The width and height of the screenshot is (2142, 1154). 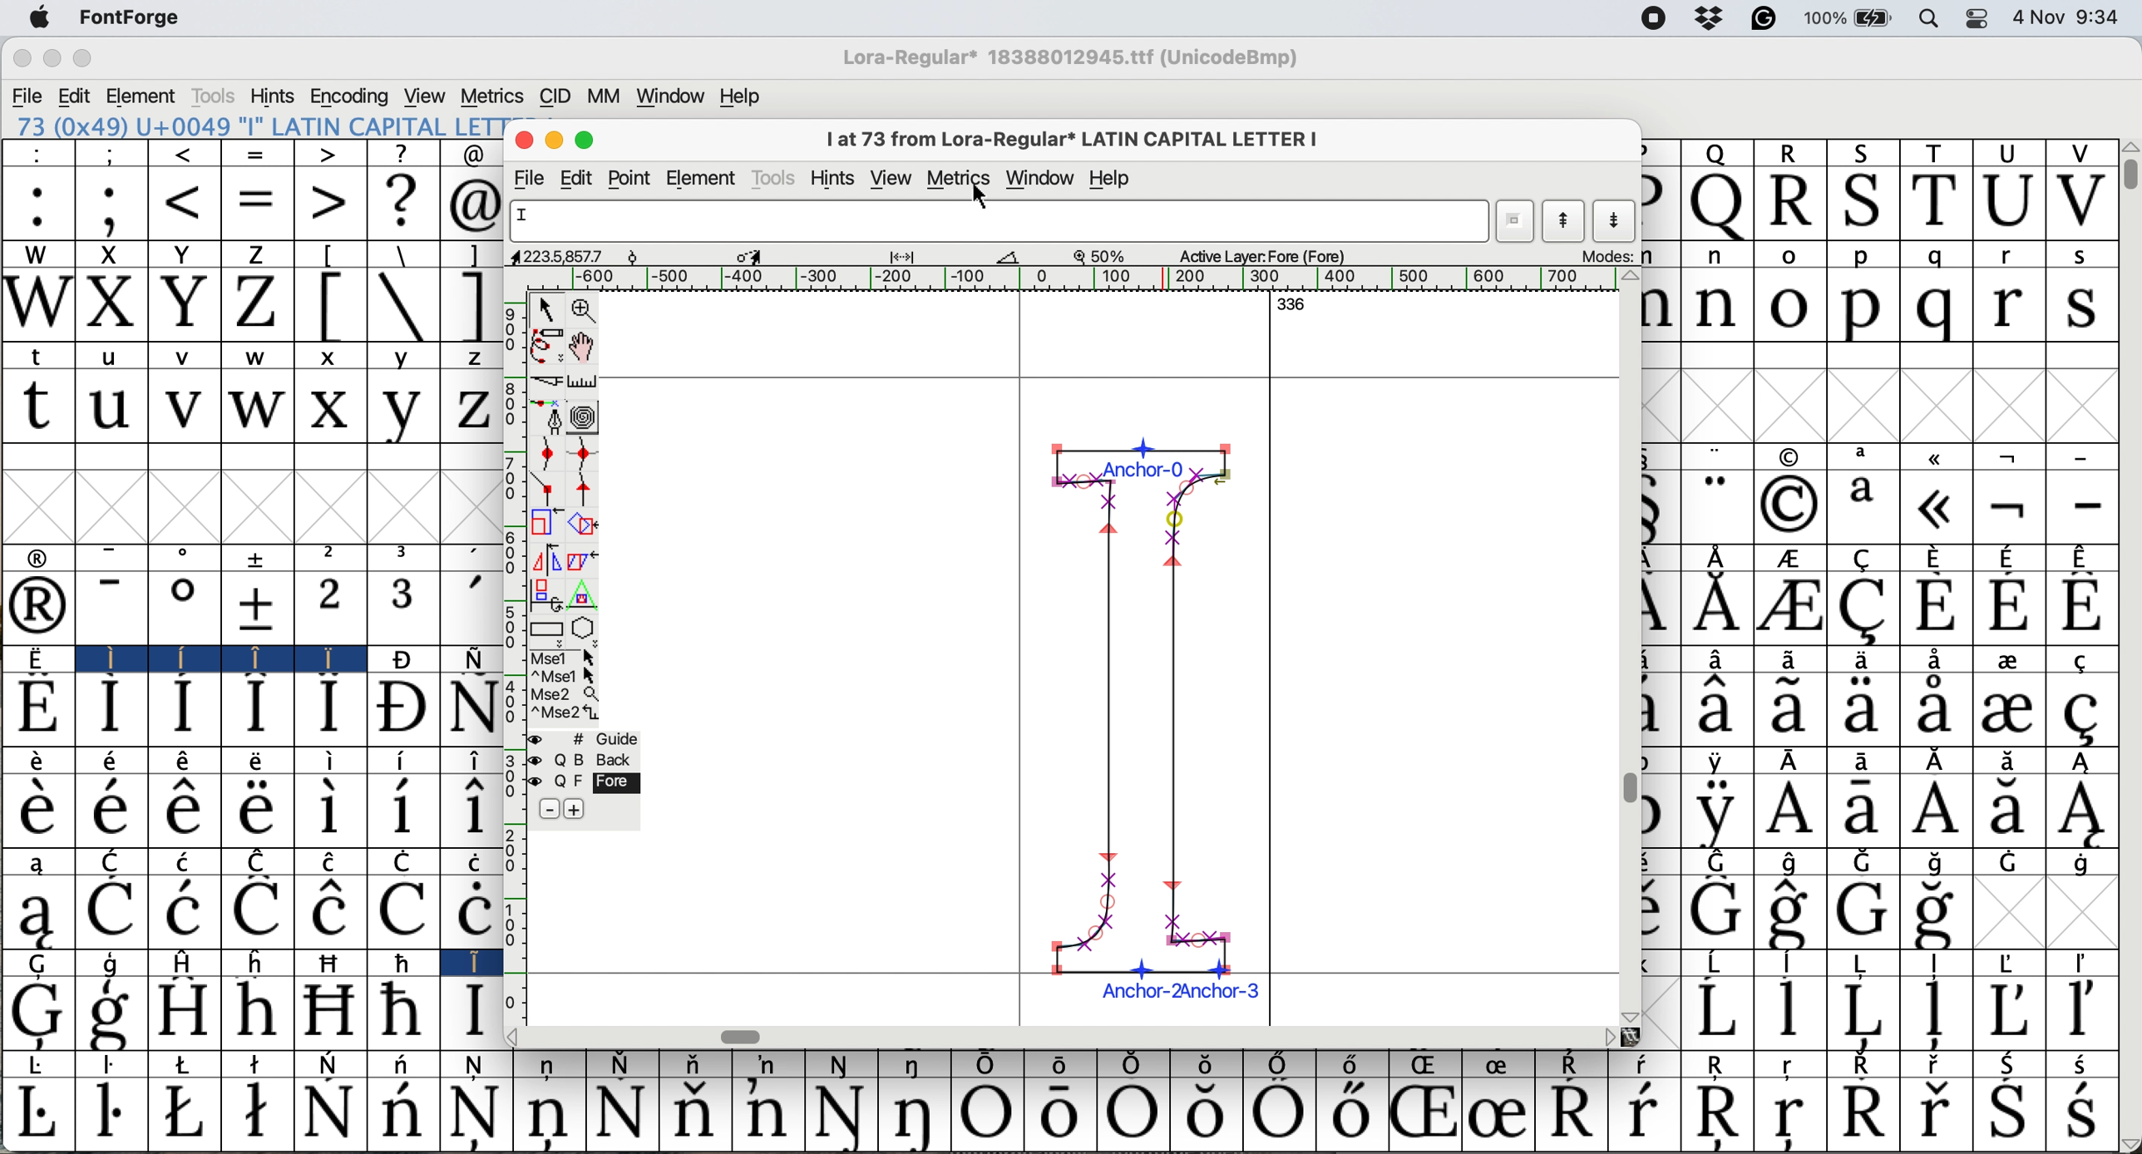 I want to click on Symbol, so click(x=256, y=811).